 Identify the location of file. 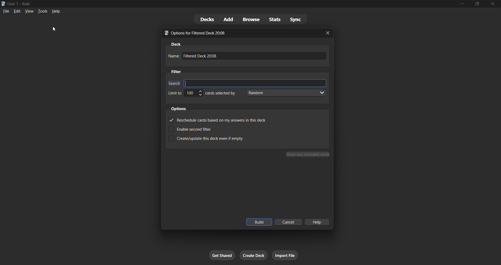
(5, 11).